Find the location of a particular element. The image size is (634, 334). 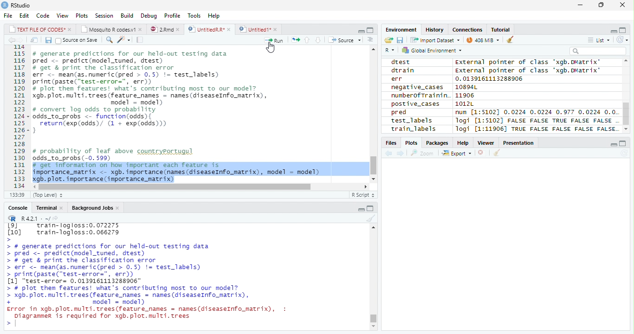

0.0139161113288906 is located at coordinates (491, 78).